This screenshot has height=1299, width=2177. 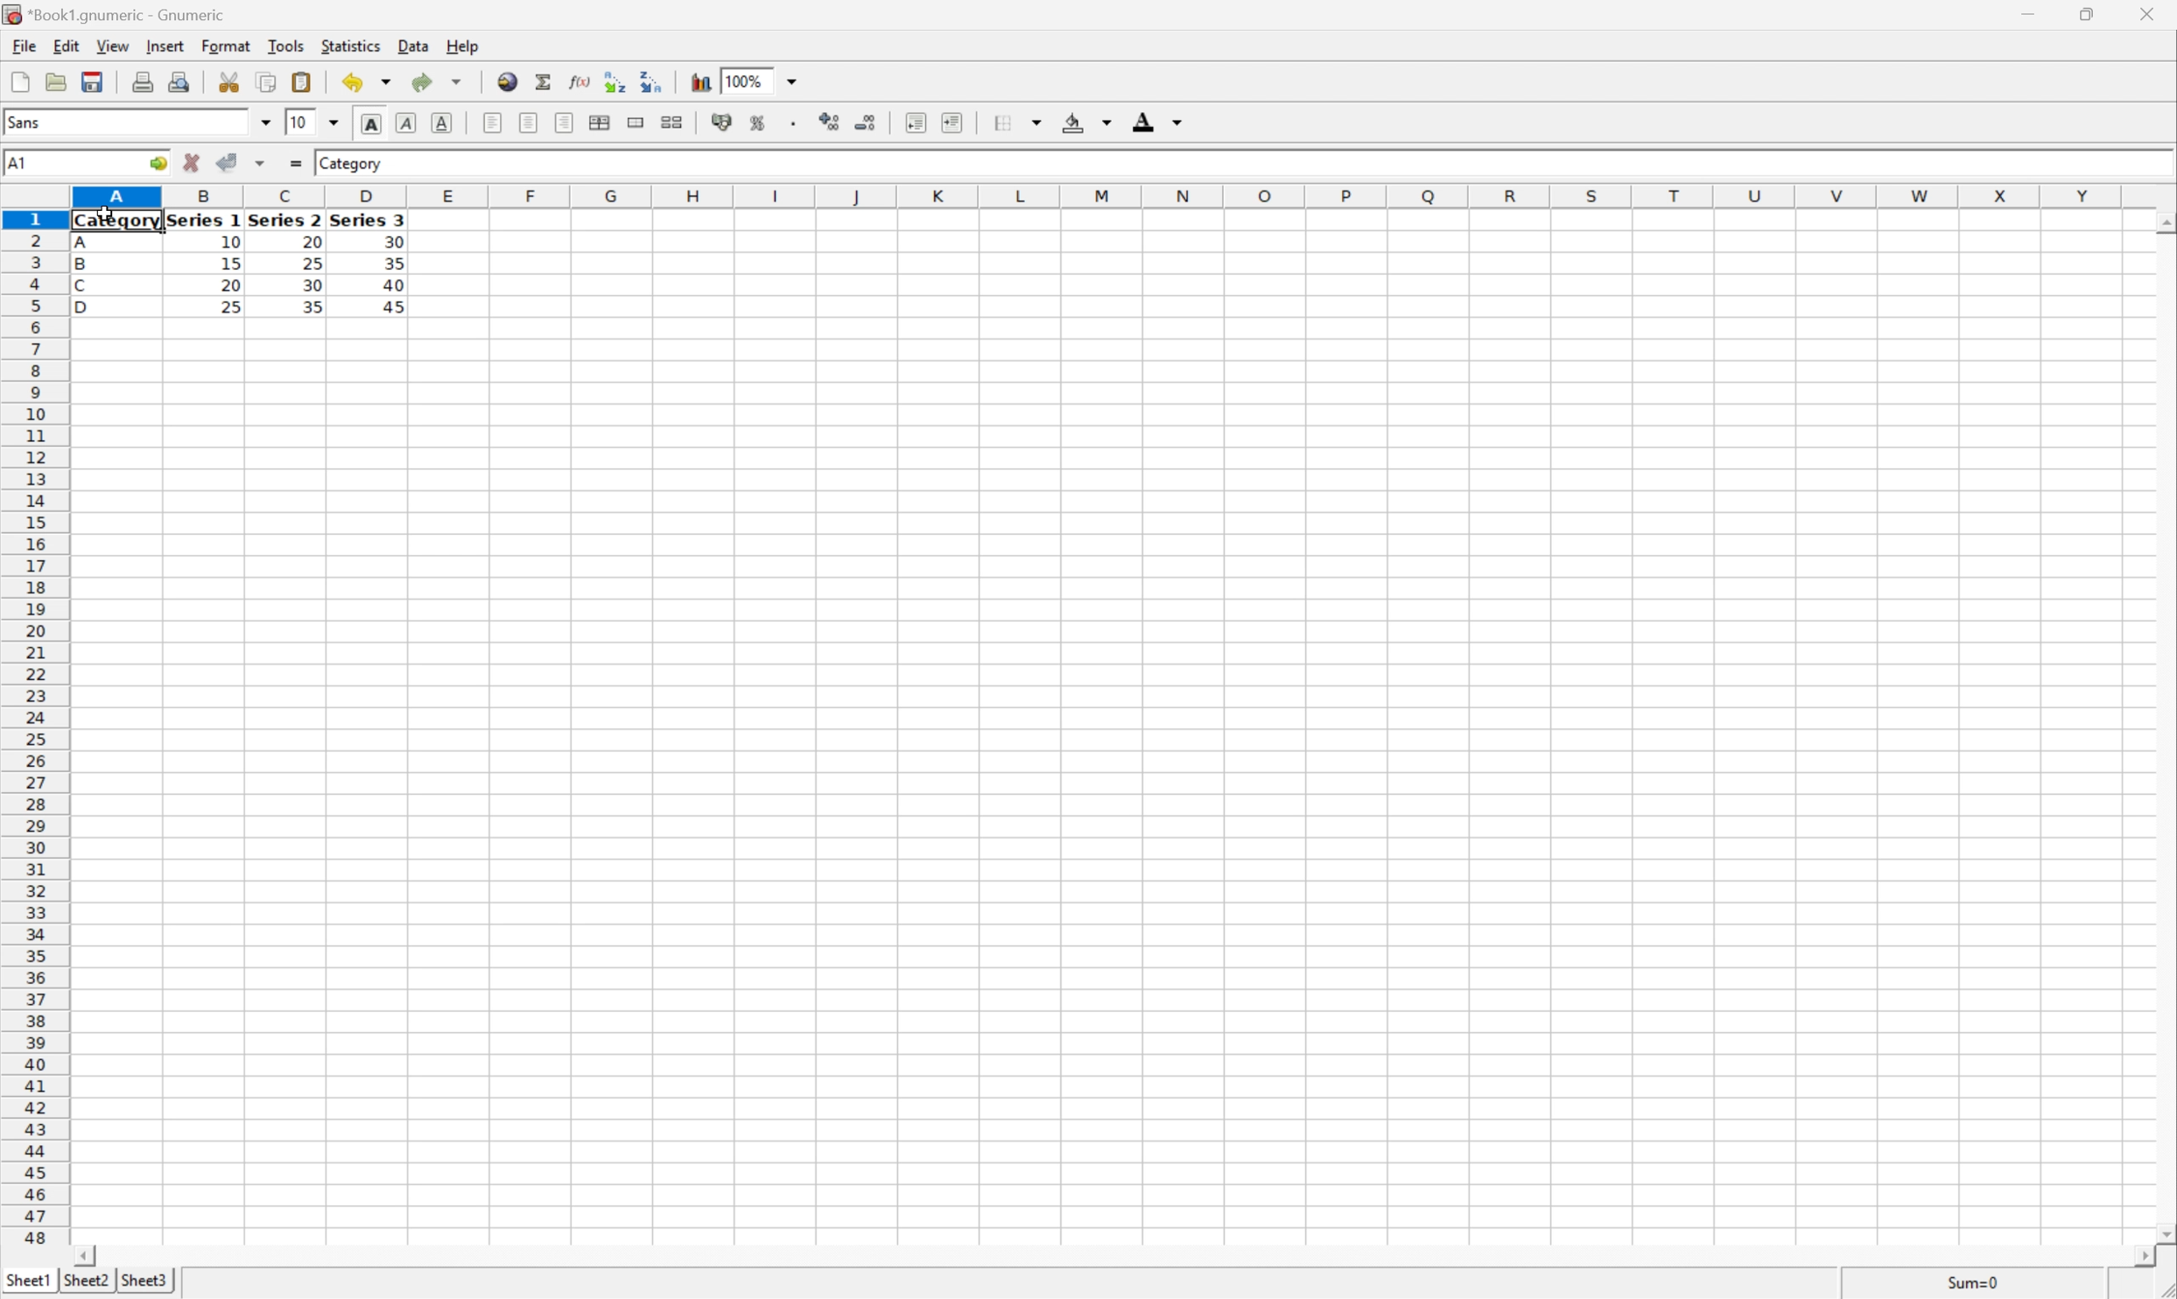 What do you see at coordinates (1099, 196) in the screenshot?
I see `Column names` at bounding box center [1099, 196].